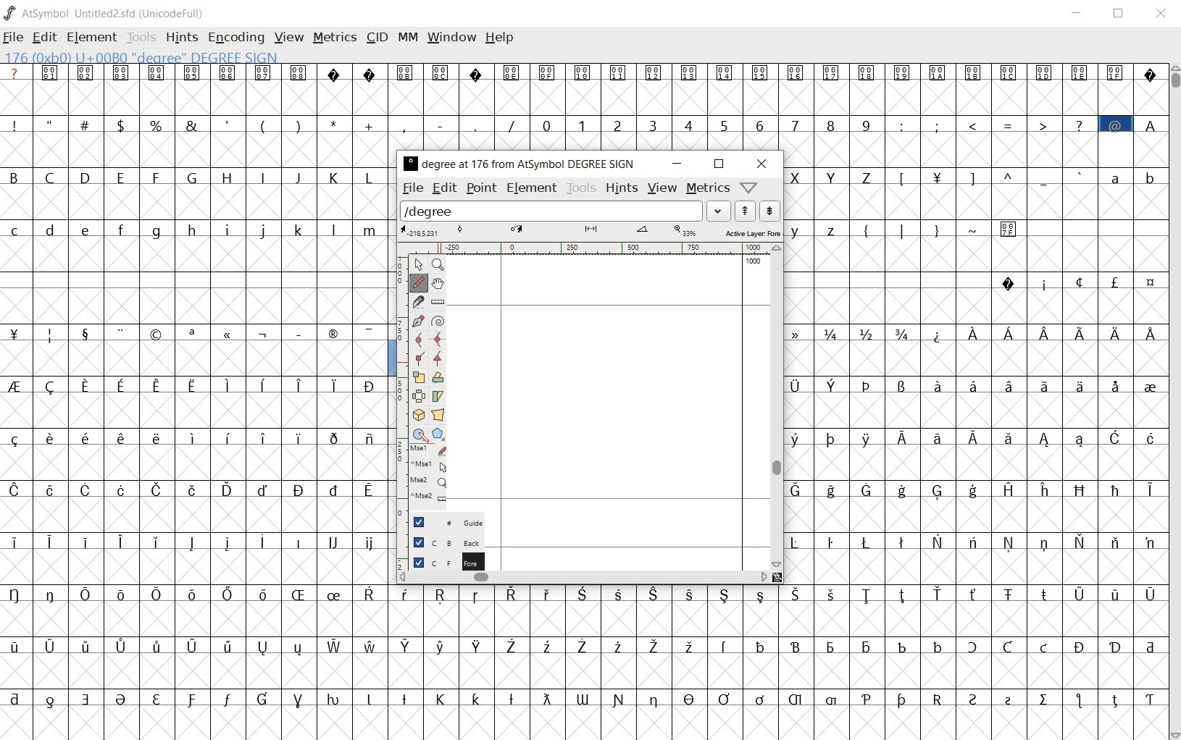  I want to click on Add a corner point, so click(437, 358).